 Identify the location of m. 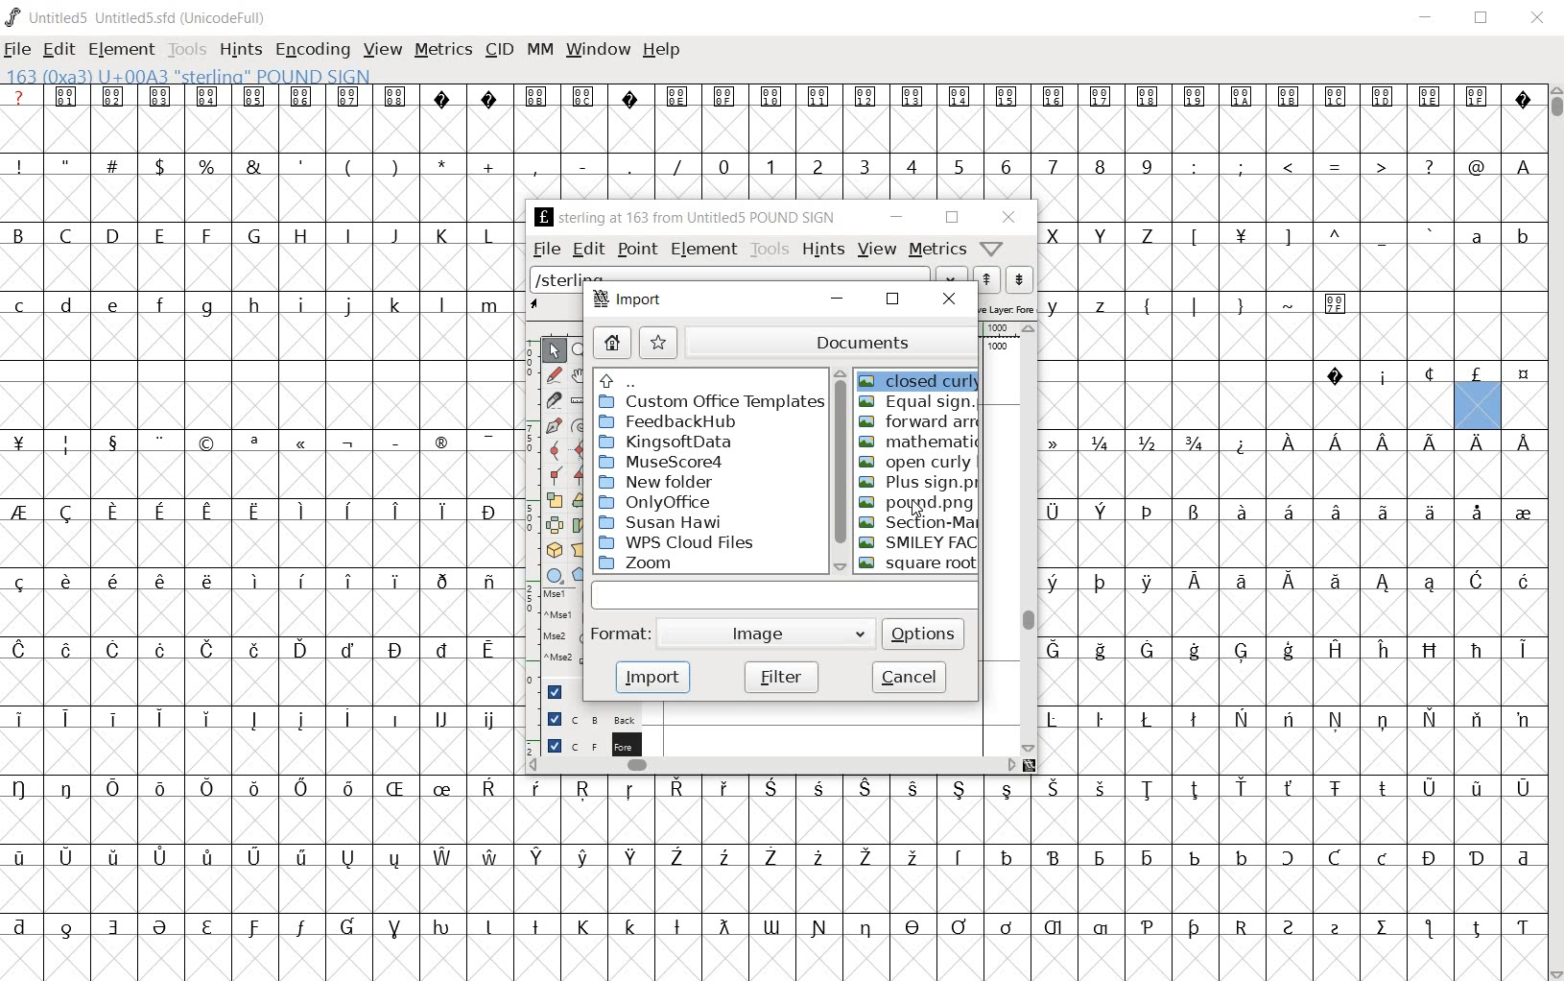
(489, 305).